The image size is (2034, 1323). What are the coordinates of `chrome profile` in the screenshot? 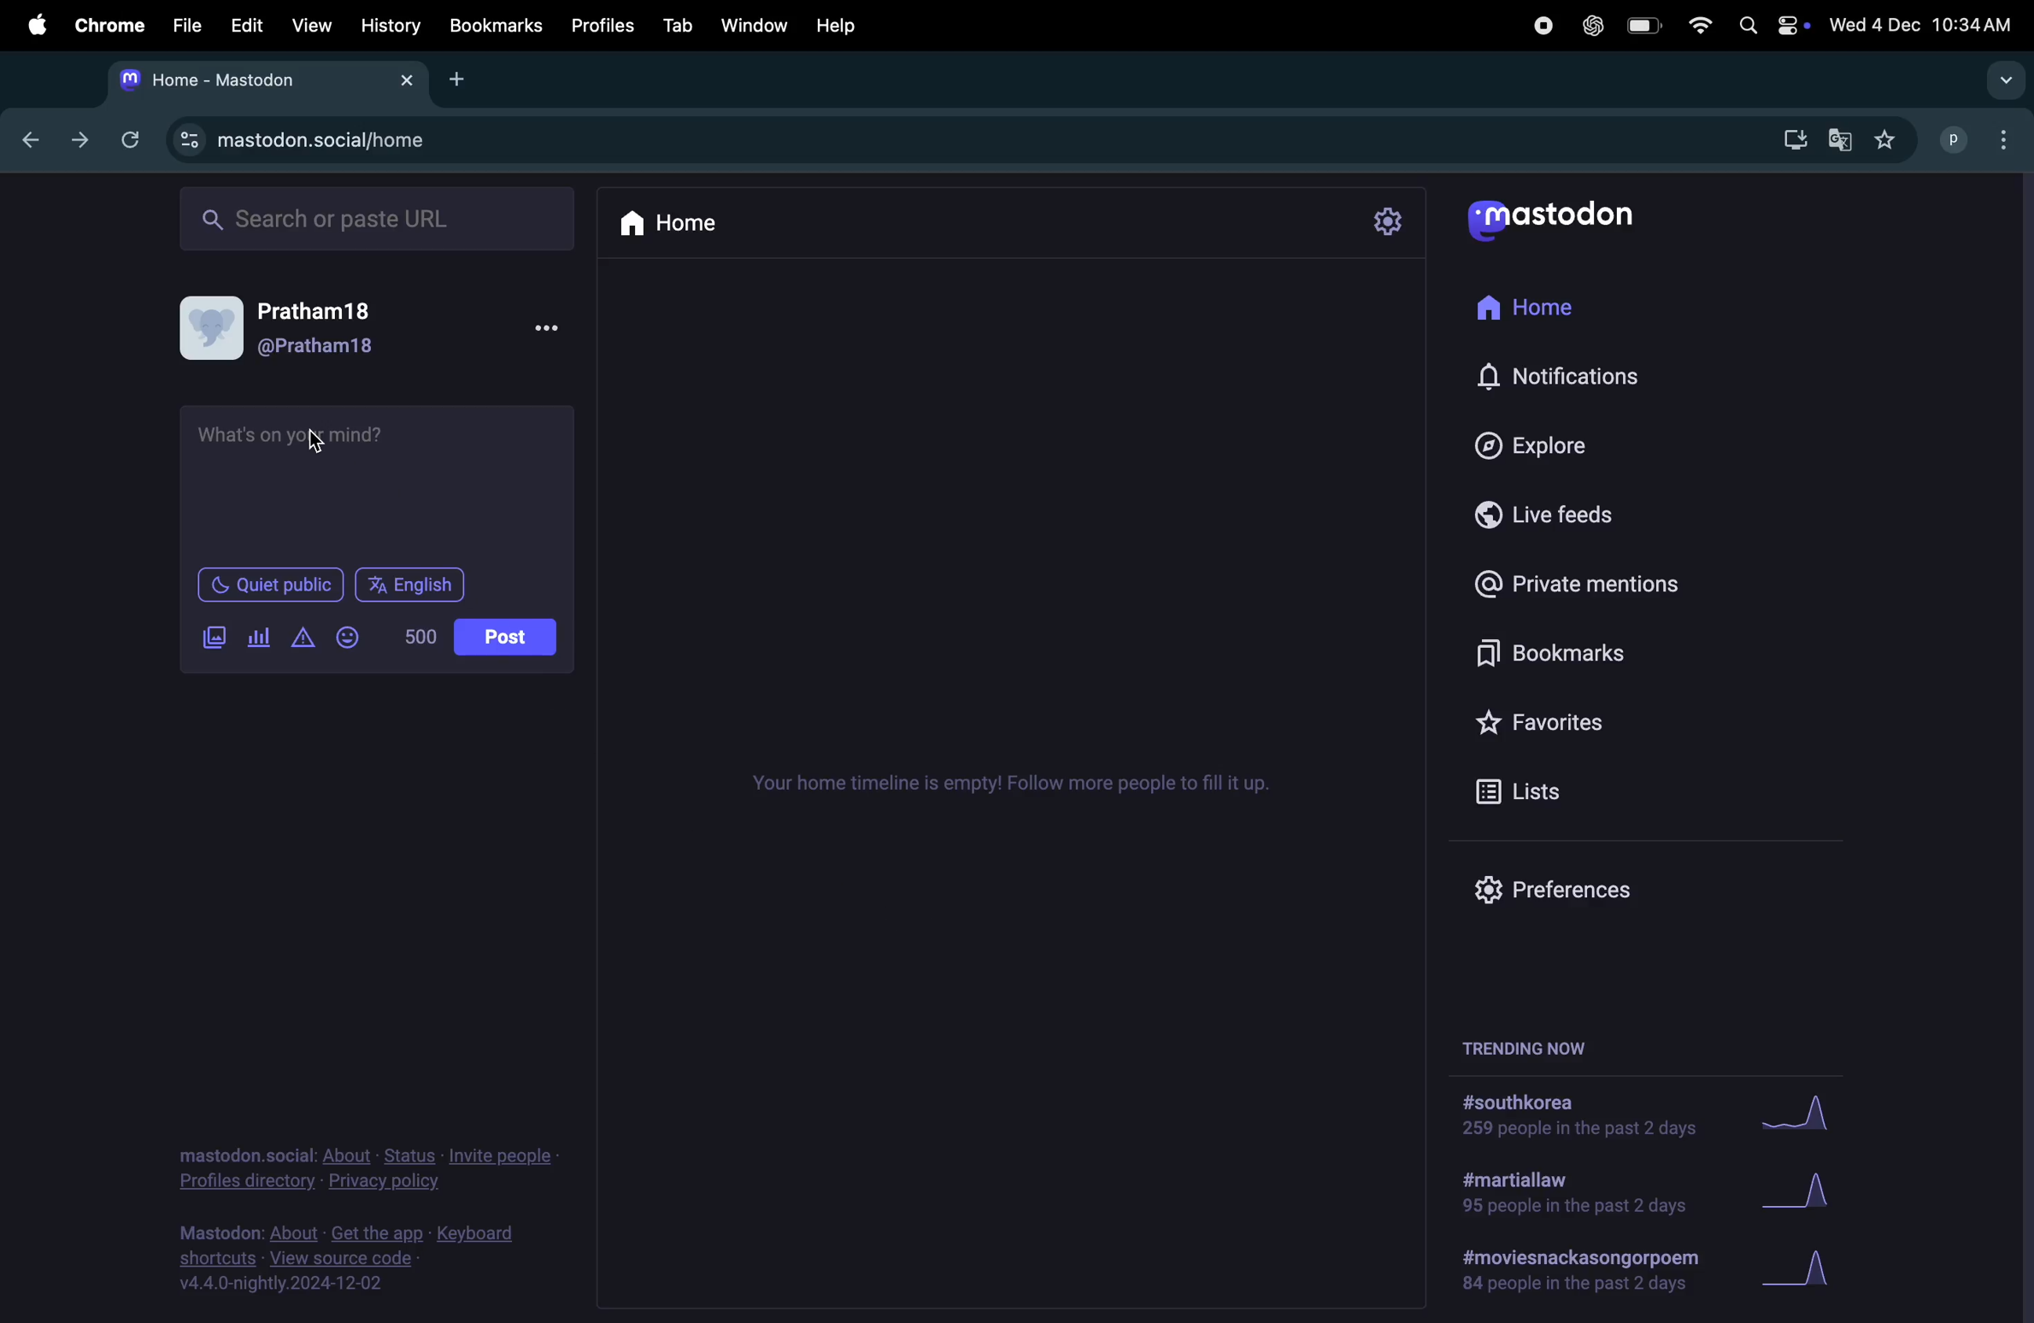 It's located at (1981, 142).